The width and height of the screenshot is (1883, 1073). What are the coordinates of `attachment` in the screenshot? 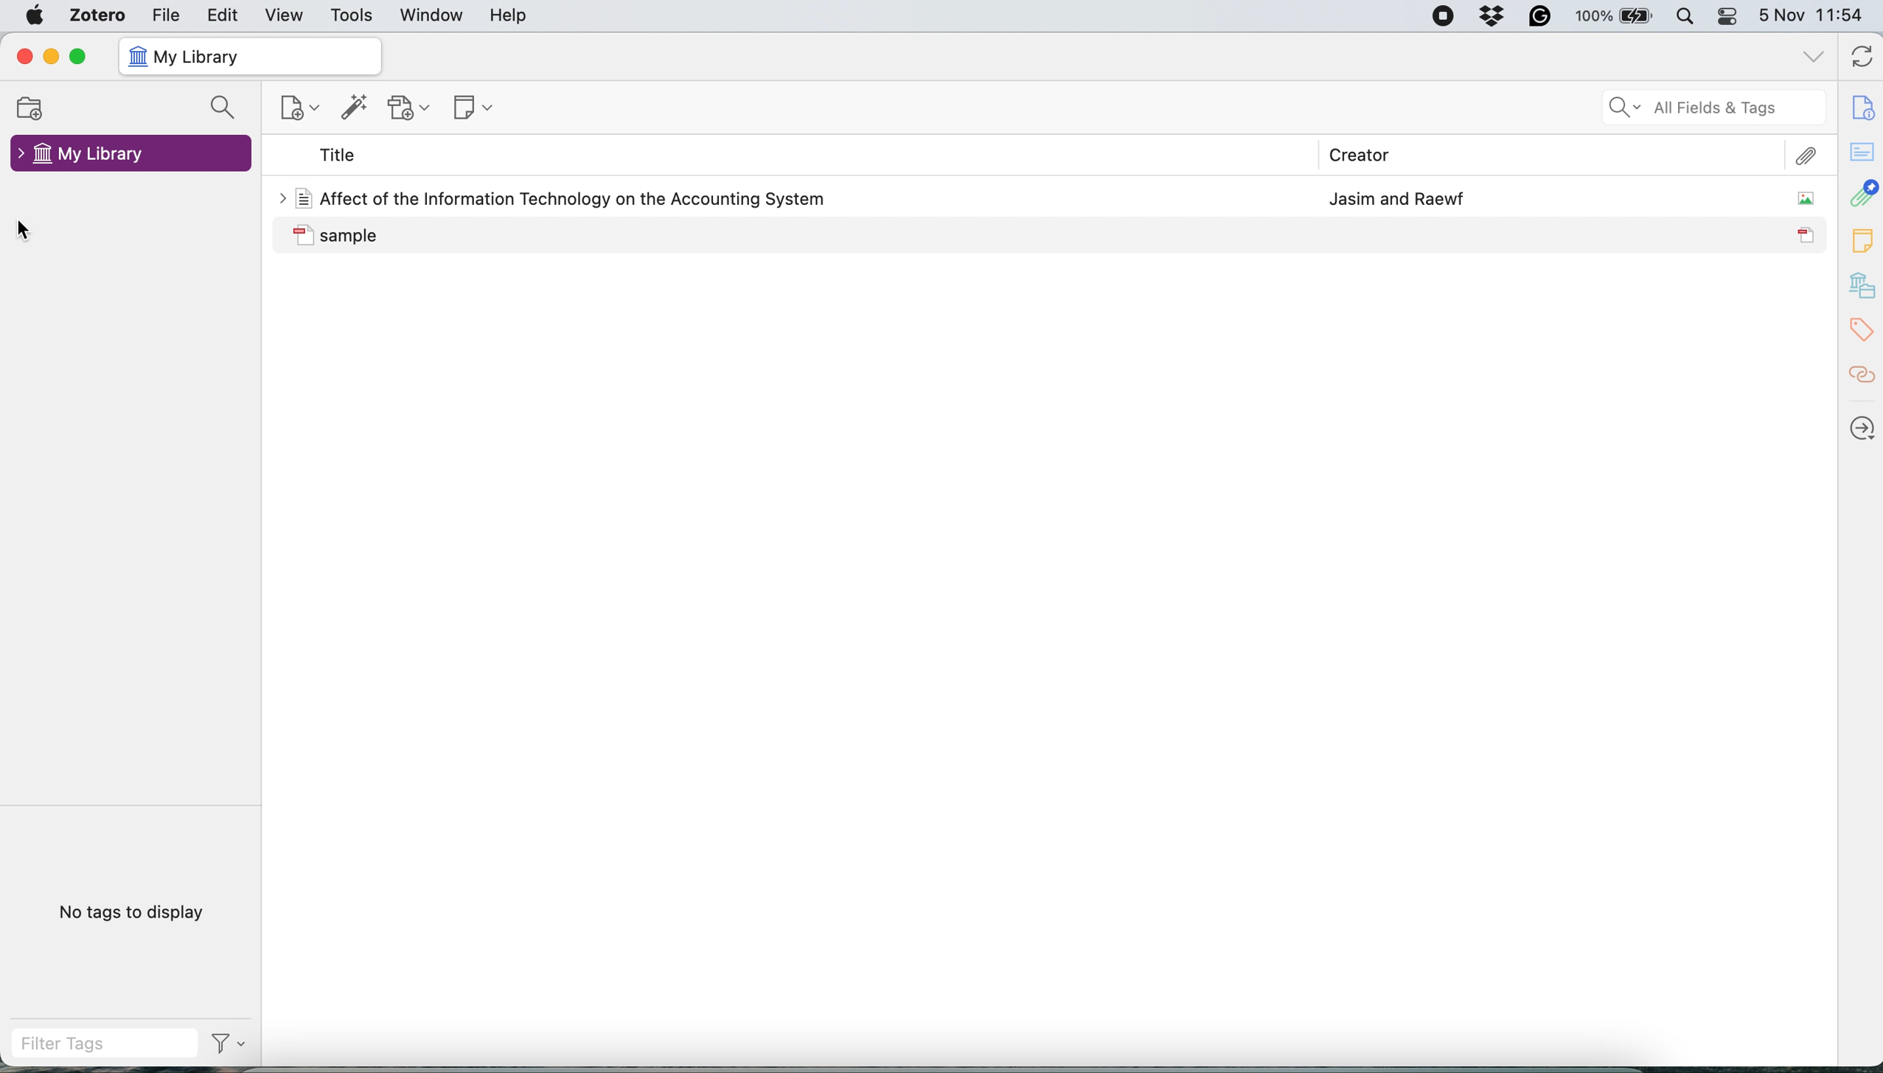 It's located at (1861, 195).